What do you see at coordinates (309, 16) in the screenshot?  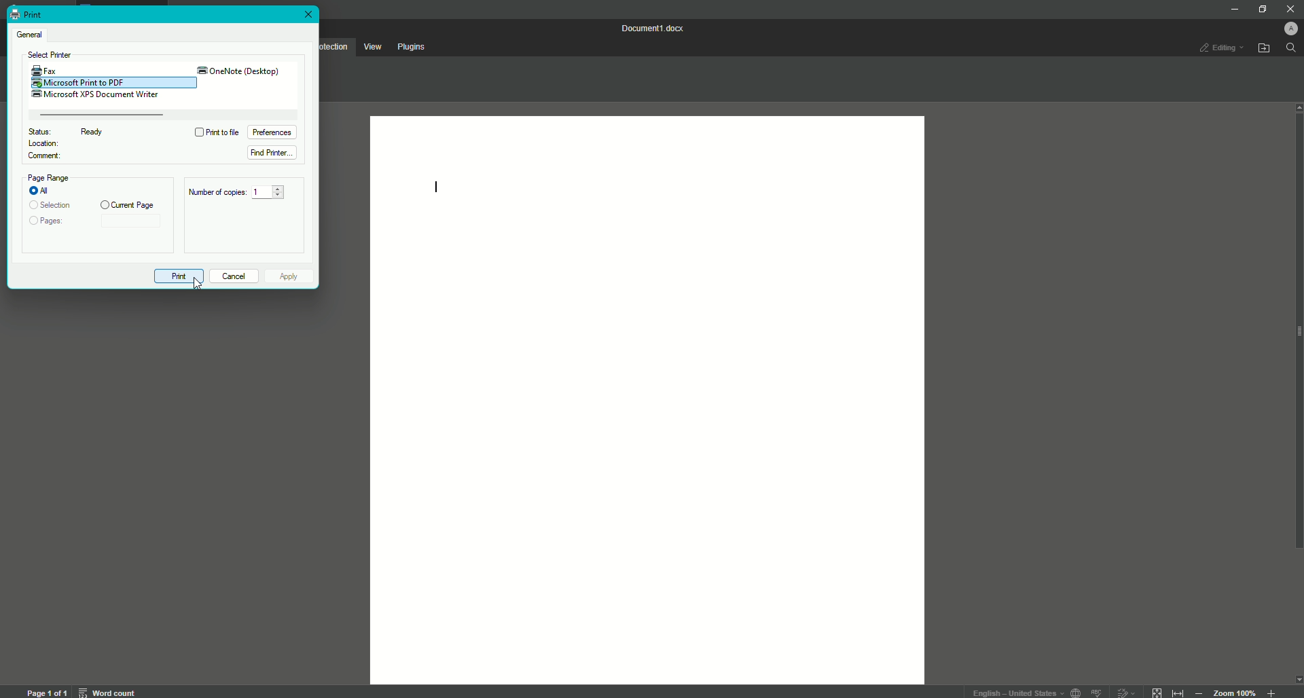 I see `Close` at bounding box center [309, 16].